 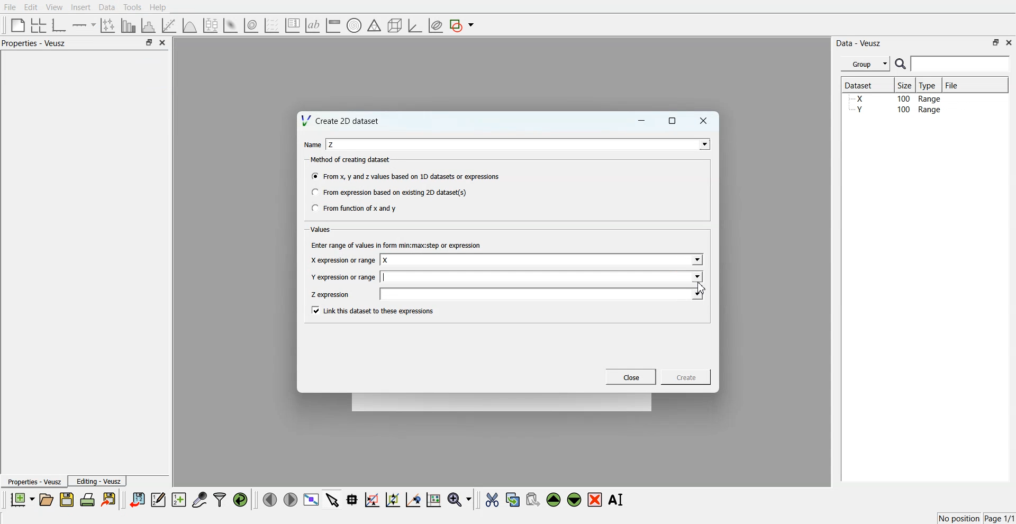 I want to click on Recenter graph axes, so click(x=414, y=499).